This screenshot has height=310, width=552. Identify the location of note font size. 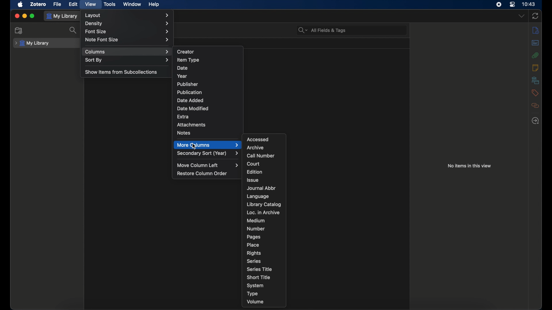
(127, 40).